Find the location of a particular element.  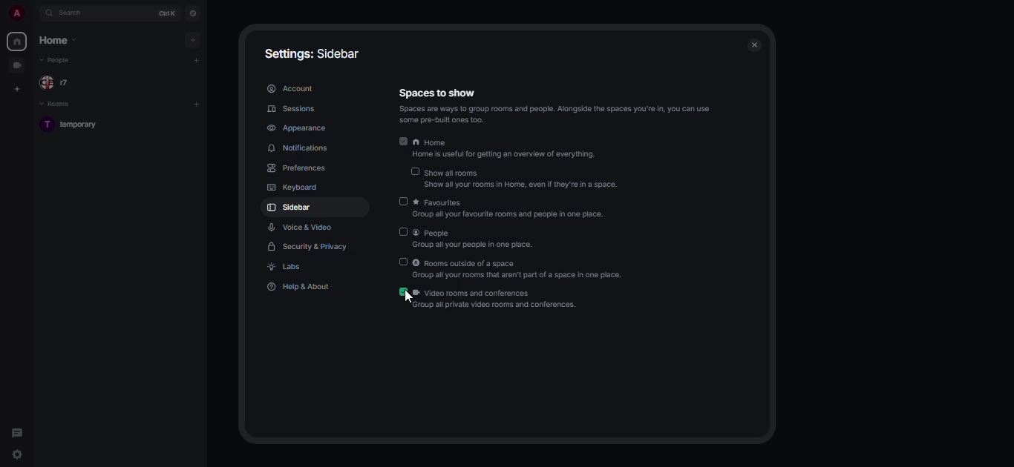

Show all your rooms in Home, even il they're in a space. is located at coordinates (523, 184).